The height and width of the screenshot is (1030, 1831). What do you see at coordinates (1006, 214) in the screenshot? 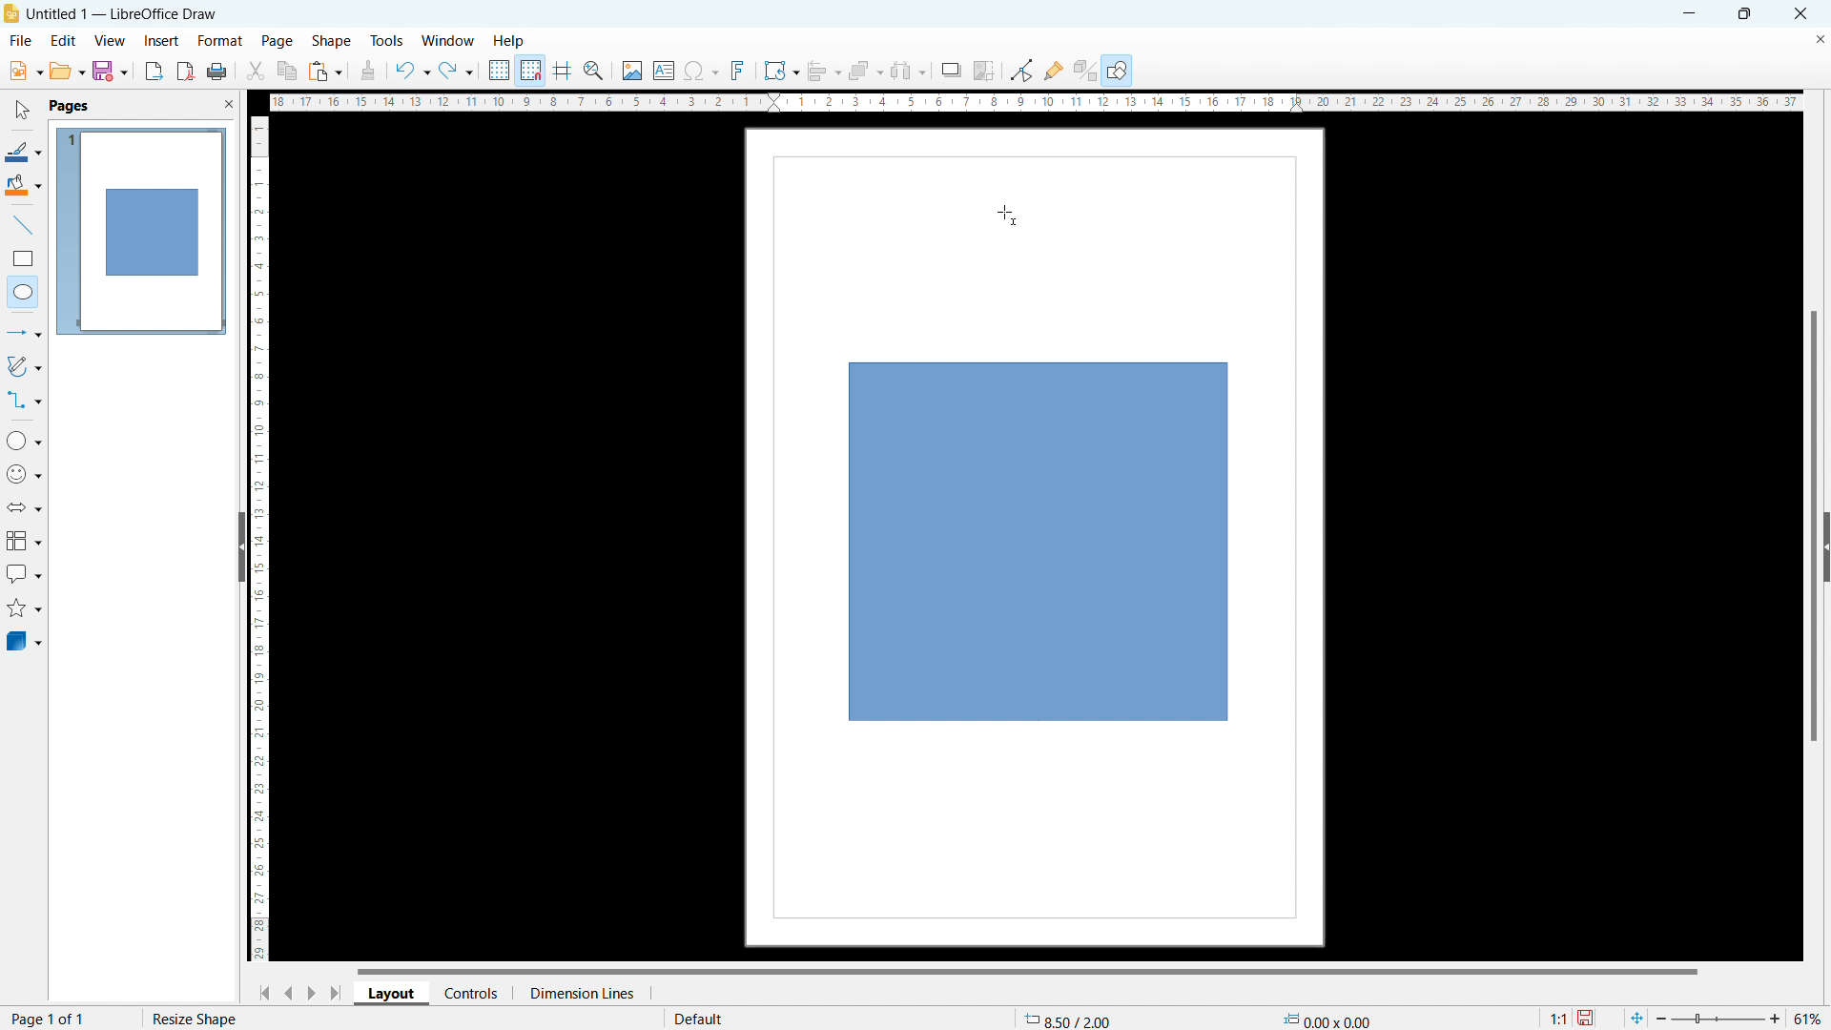
I see `cursor` at bounding box center [1006, 214].